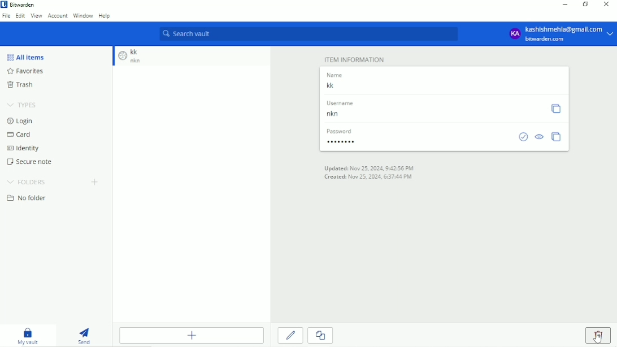 Image resolution: width=617 pixels, height=347 pixels. Describe the element at coordinates (308, 34) in the screenshot. I see `Search vault` at that location.